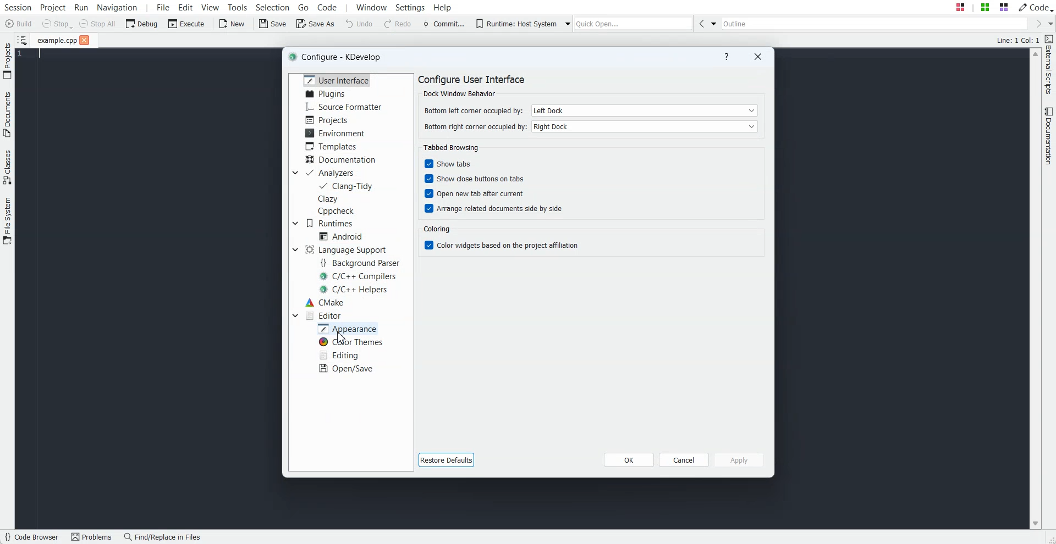 The width and height of the screenshot is (1056, 544). What do you see at coordinates (355, 289) in the screenshot?
I see `C/C++ Helpers` at bounding box center [355, 289].